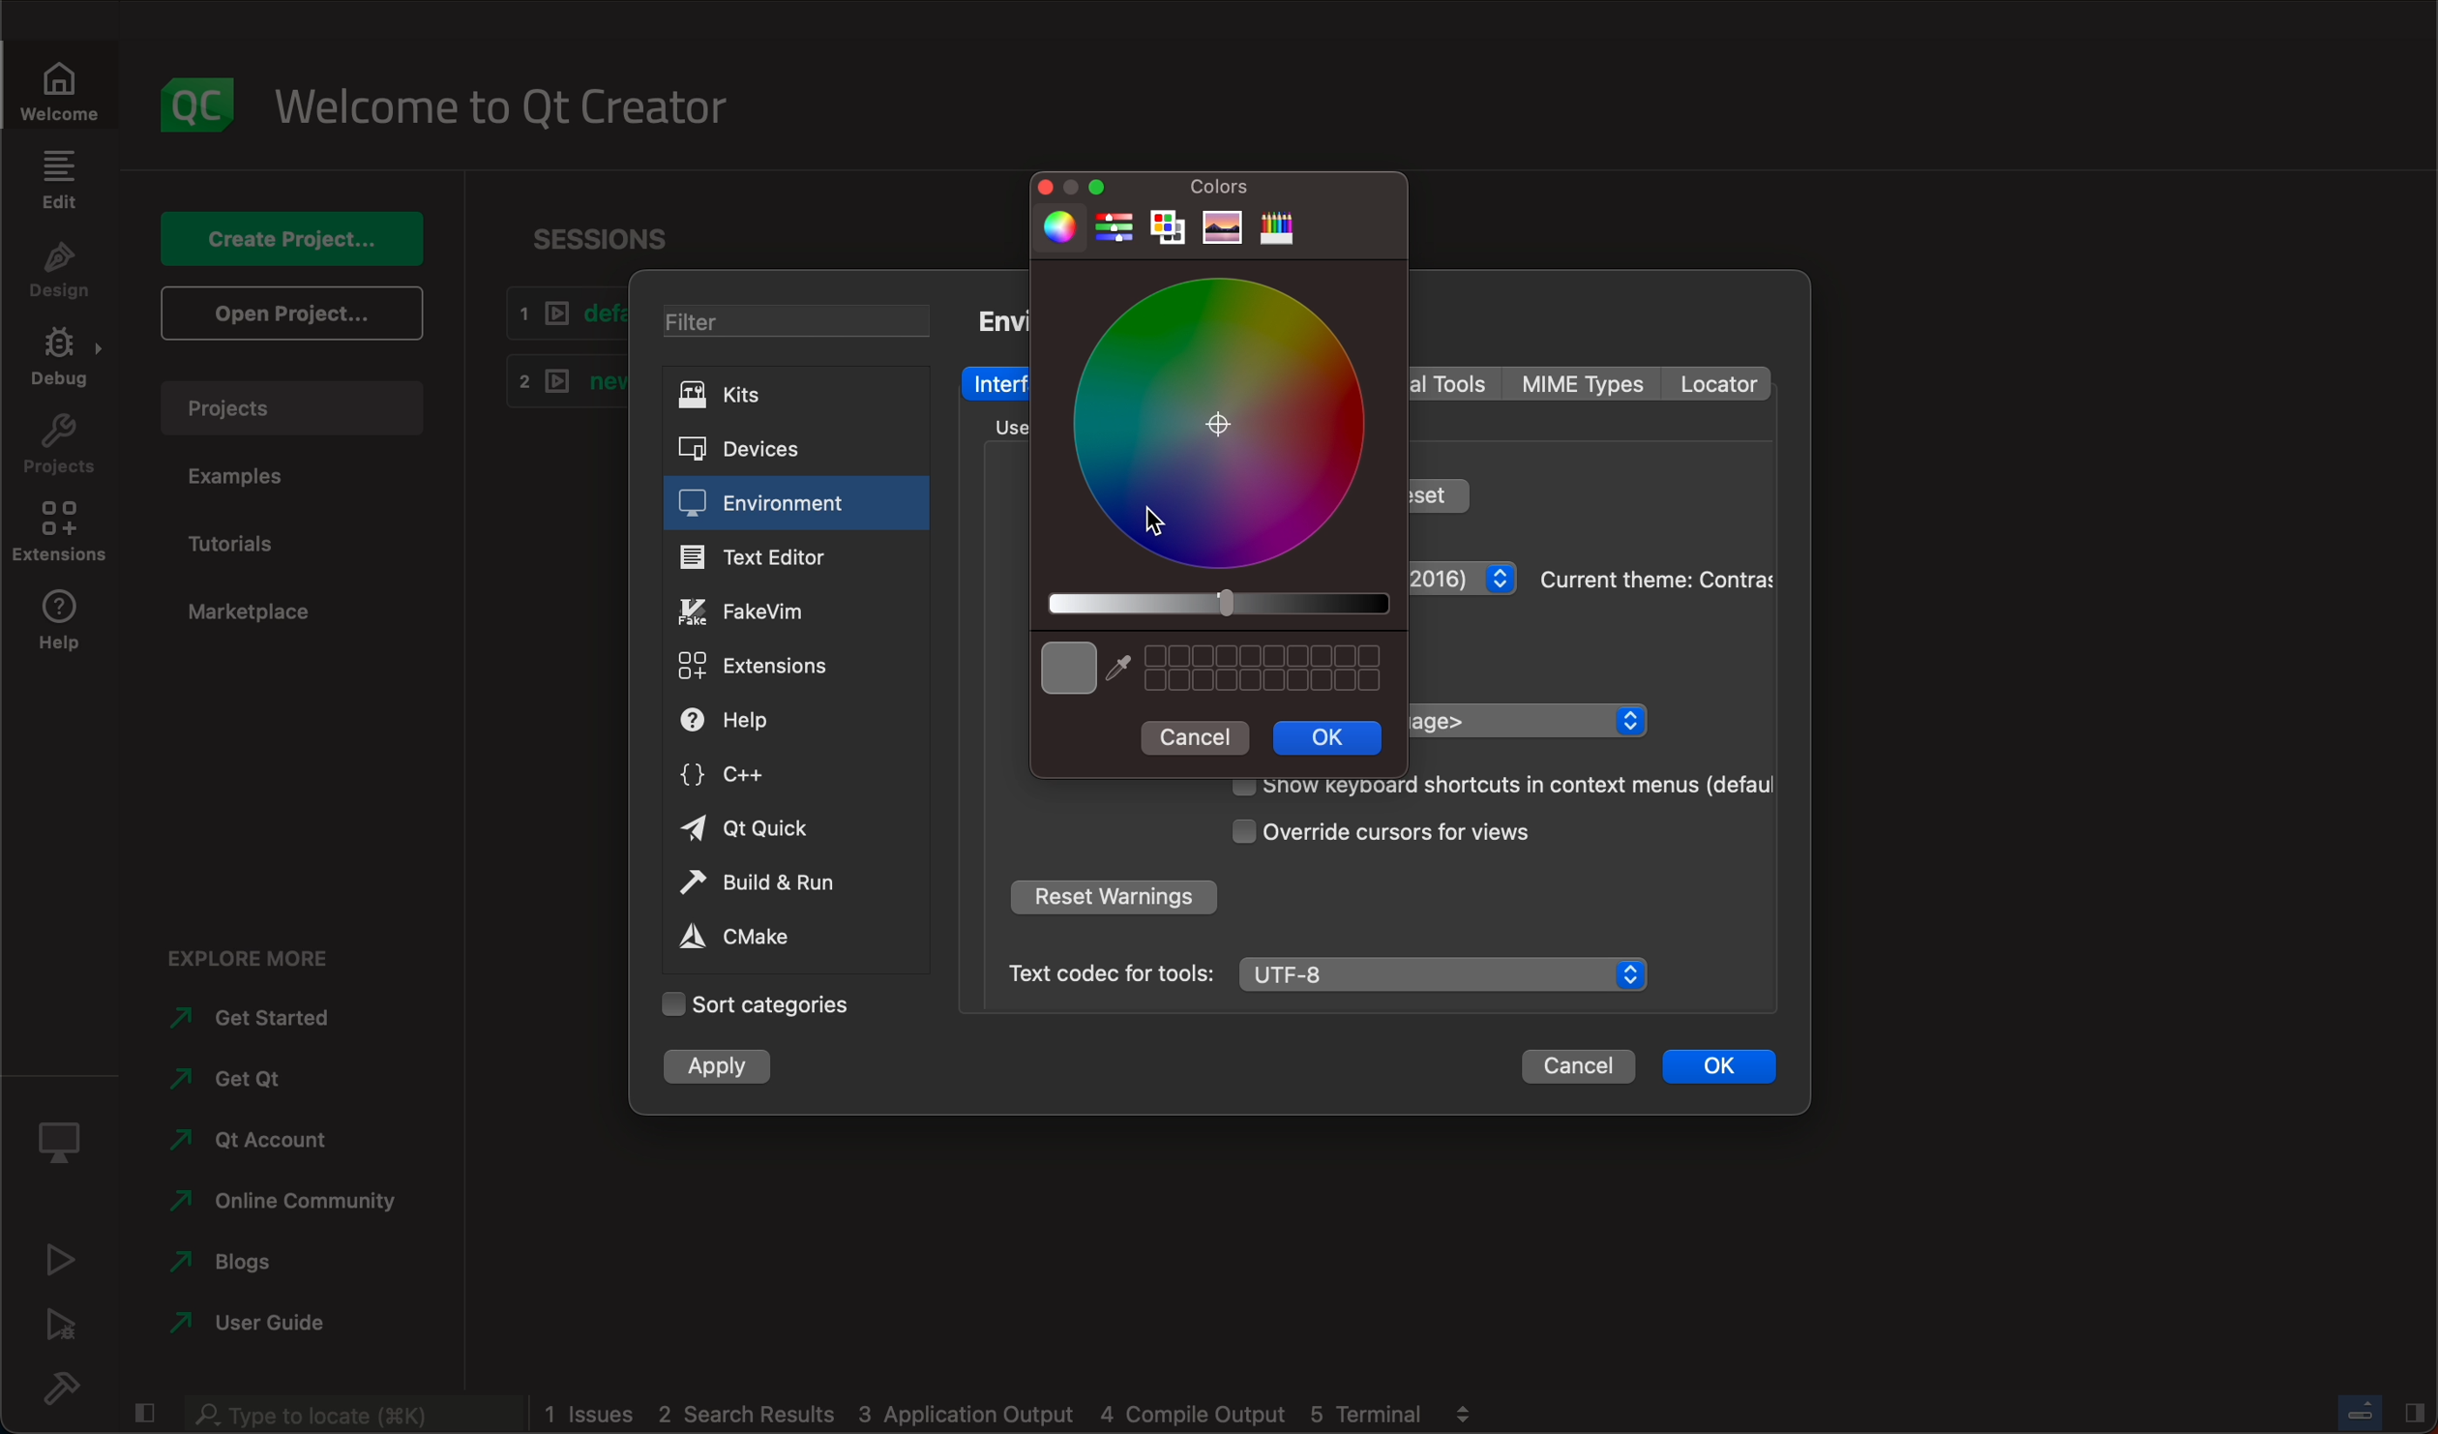 The height and width of the screenshot is (1434, 2438). What do you see at coordinates (290, 403) in the screenshot?
I see `project` at bounding box center [290, 403].